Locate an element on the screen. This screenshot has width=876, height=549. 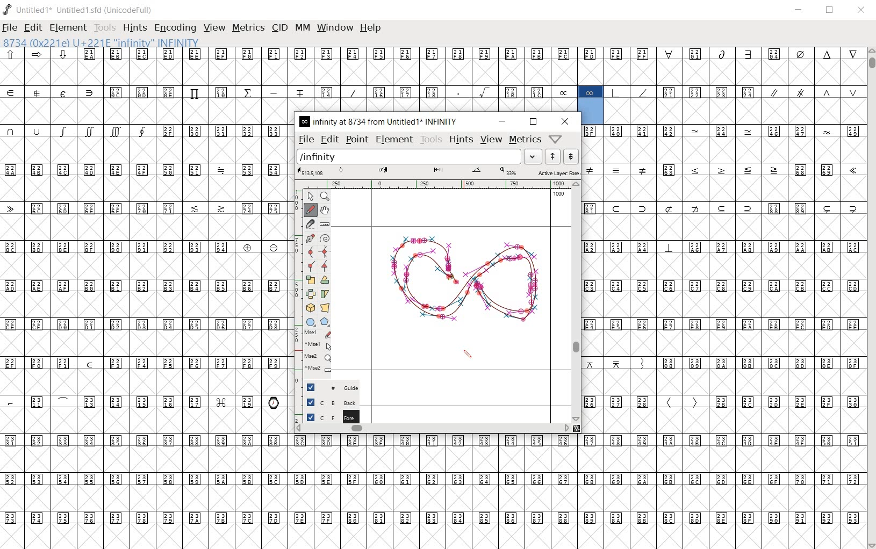
empty glyph slots is located at coordinates (724, 227).